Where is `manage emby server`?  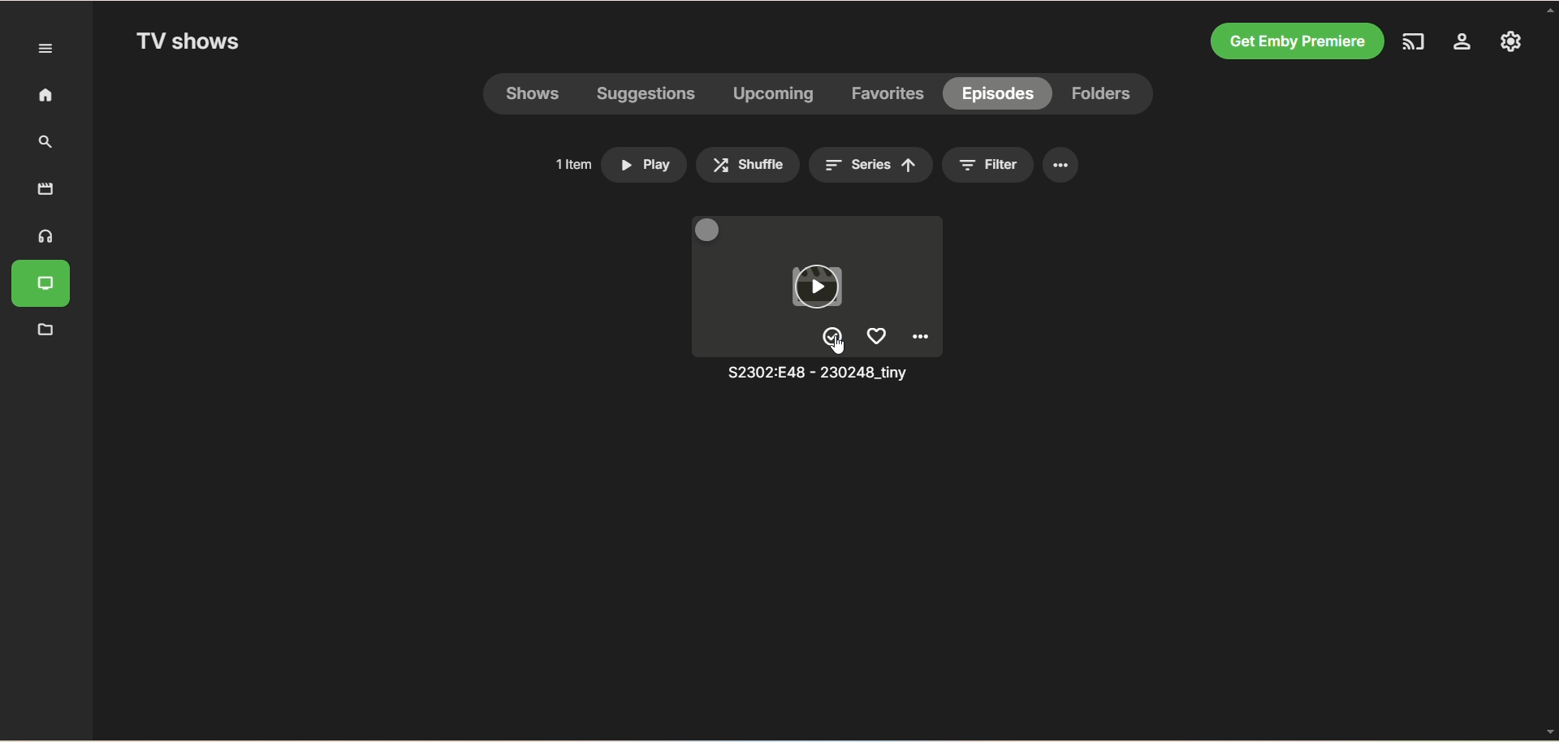 manage emby server is located at coordinates (1508, 43).